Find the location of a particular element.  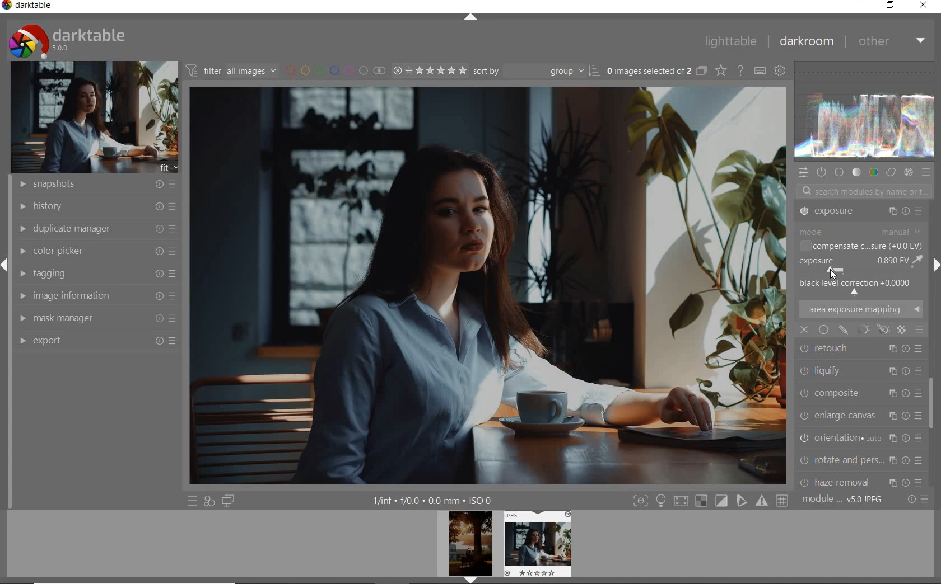

EXPAND/COLLAPSE is located at coordinates (471, 17).